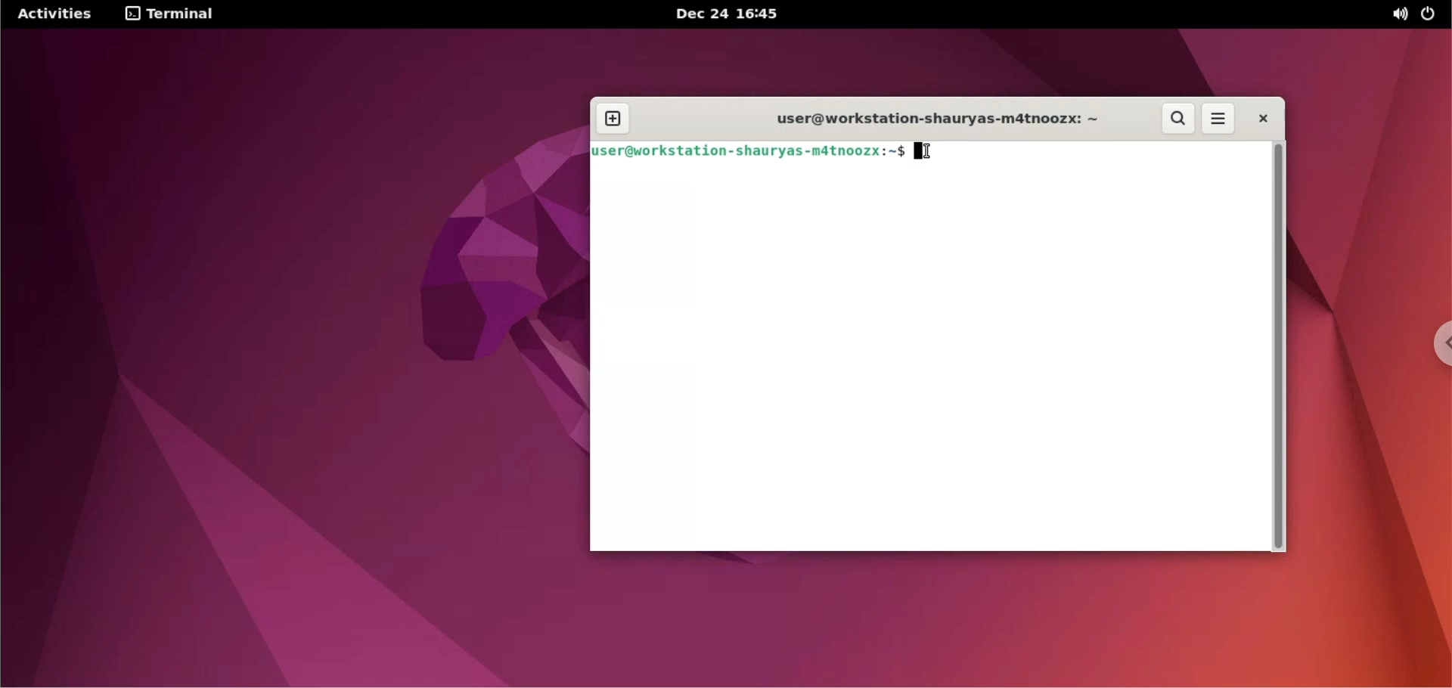 This screenshot has width=1452, height=688. I want to click on sound options, so click(1397, 15).